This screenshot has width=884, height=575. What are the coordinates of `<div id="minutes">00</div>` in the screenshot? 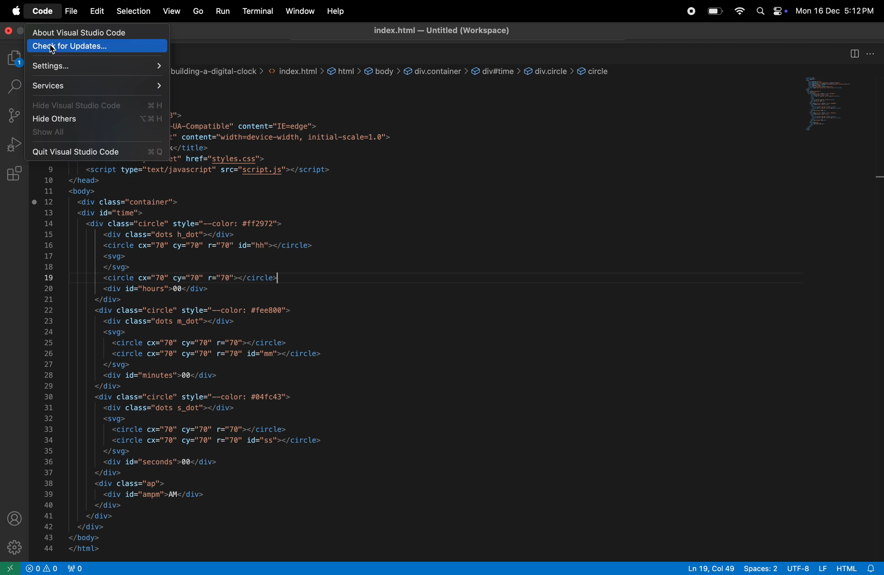 It's located at (165, 375).